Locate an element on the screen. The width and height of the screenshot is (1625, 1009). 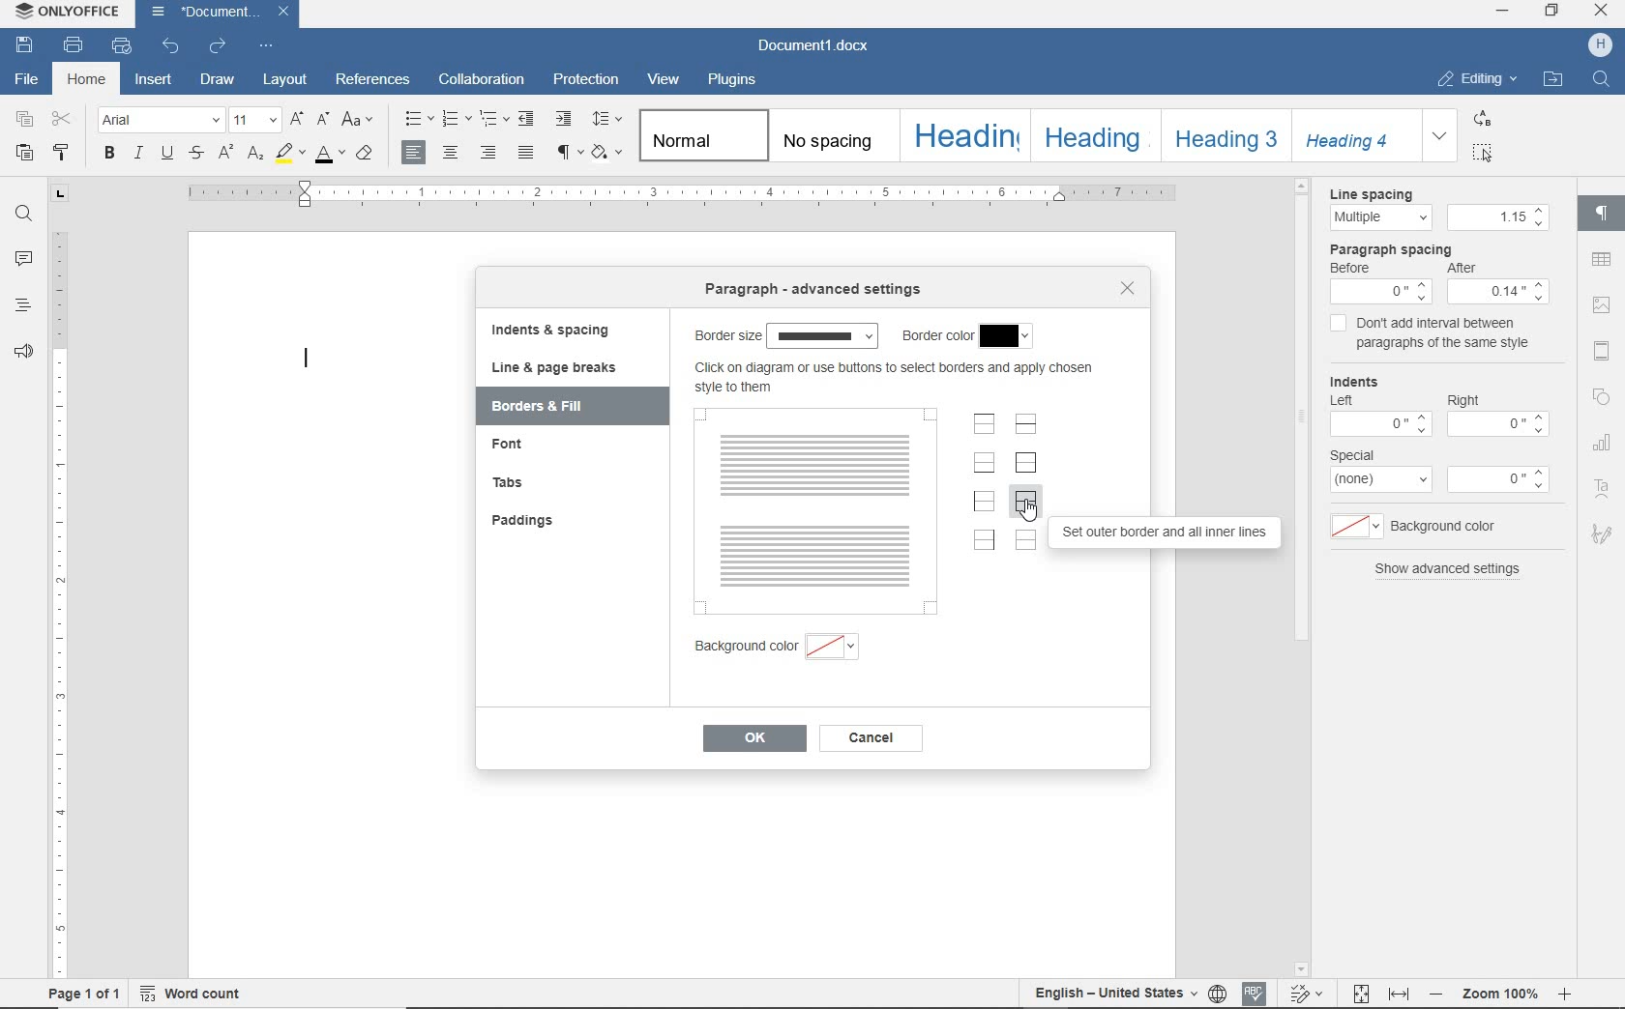
align right is located at coordinates (488, 154).